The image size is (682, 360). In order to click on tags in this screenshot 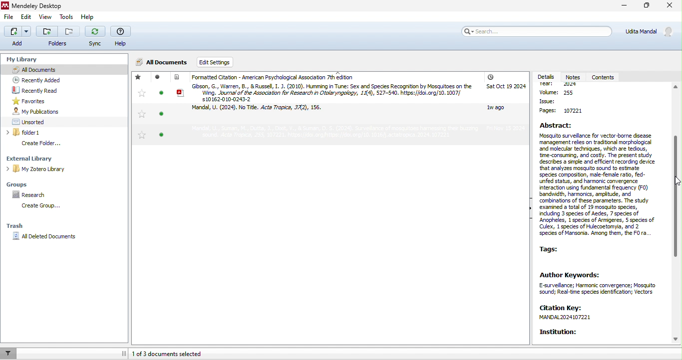, I will do `click(555, 251)`.